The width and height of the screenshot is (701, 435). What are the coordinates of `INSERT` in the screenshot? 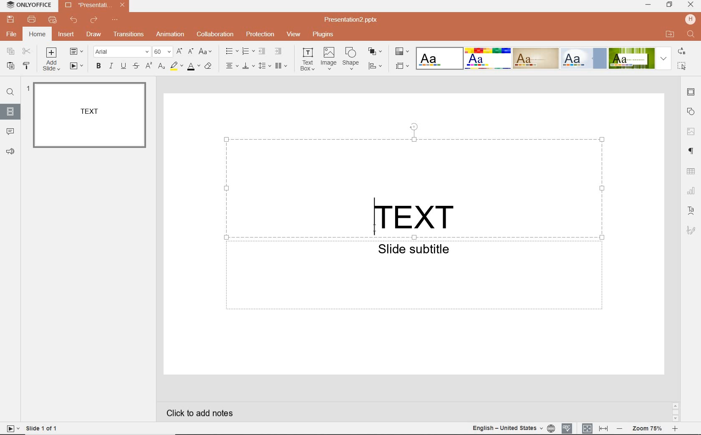 It's located at (66, 36).